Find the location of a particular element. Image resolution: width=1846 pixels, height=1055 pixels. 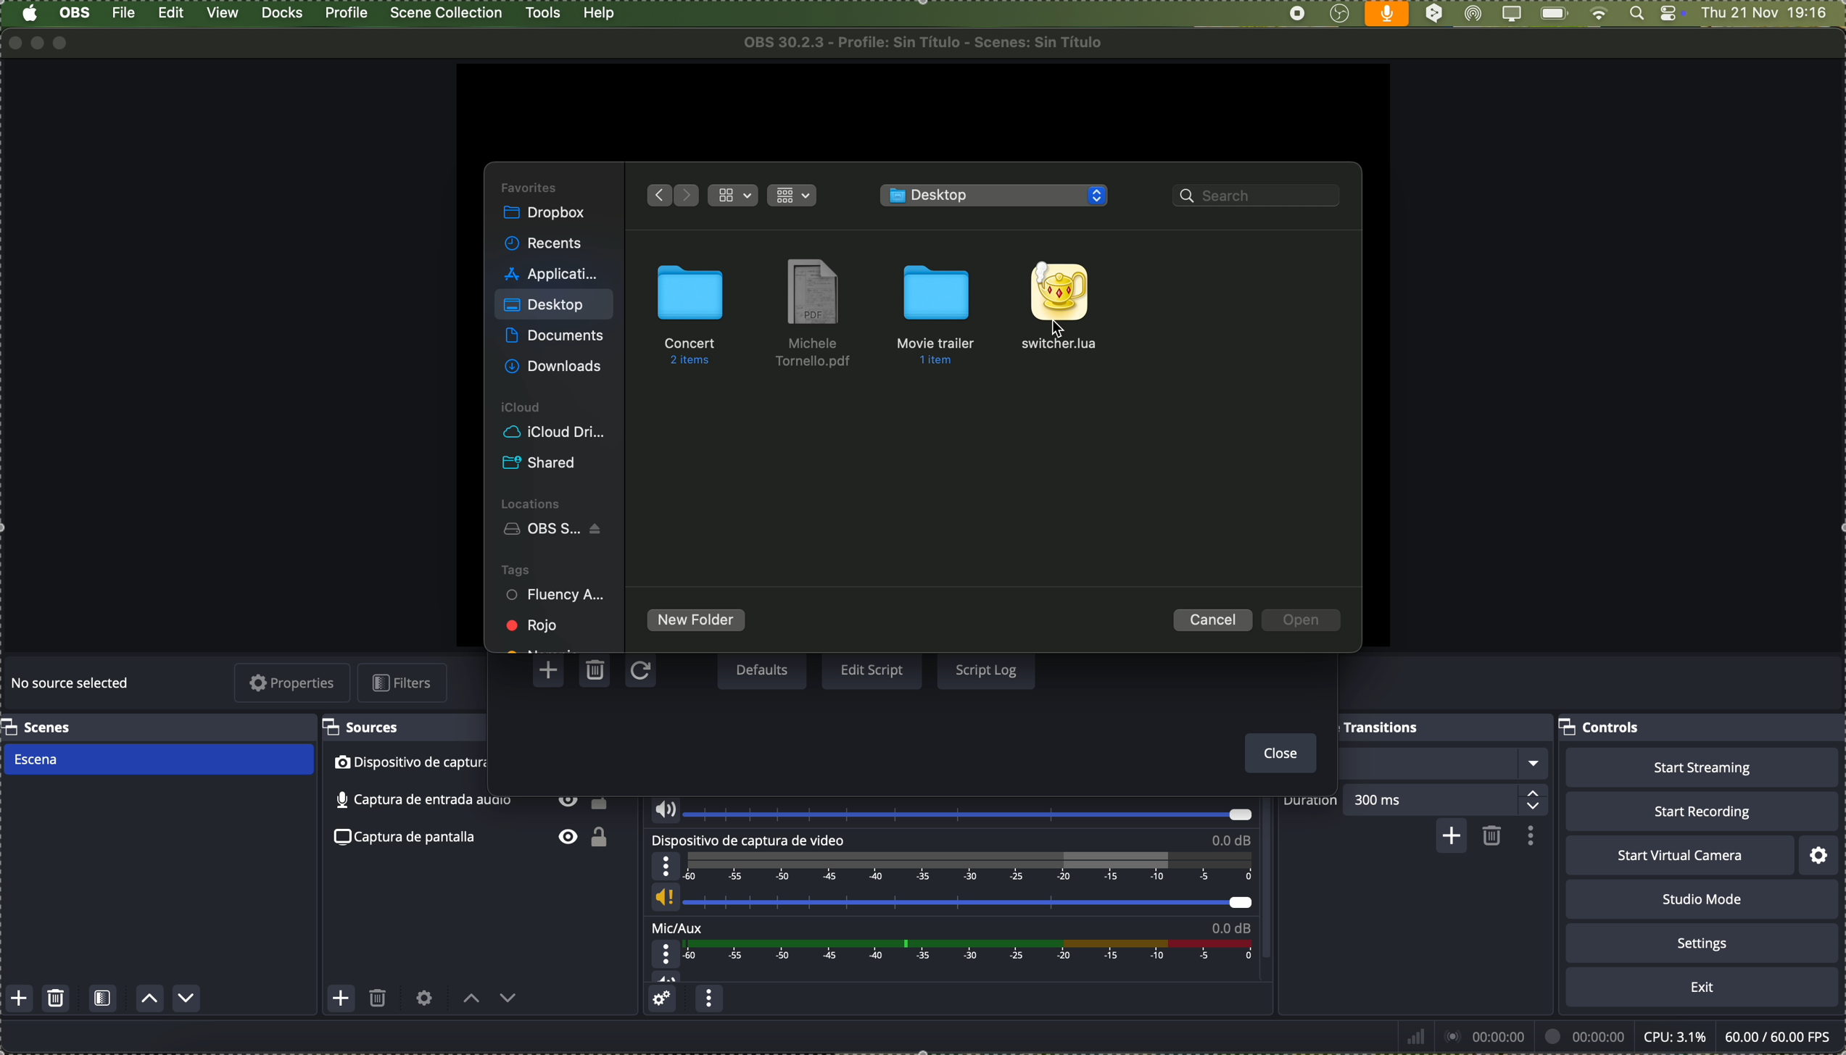

scene transitions is located at coordinates (1381, 726).